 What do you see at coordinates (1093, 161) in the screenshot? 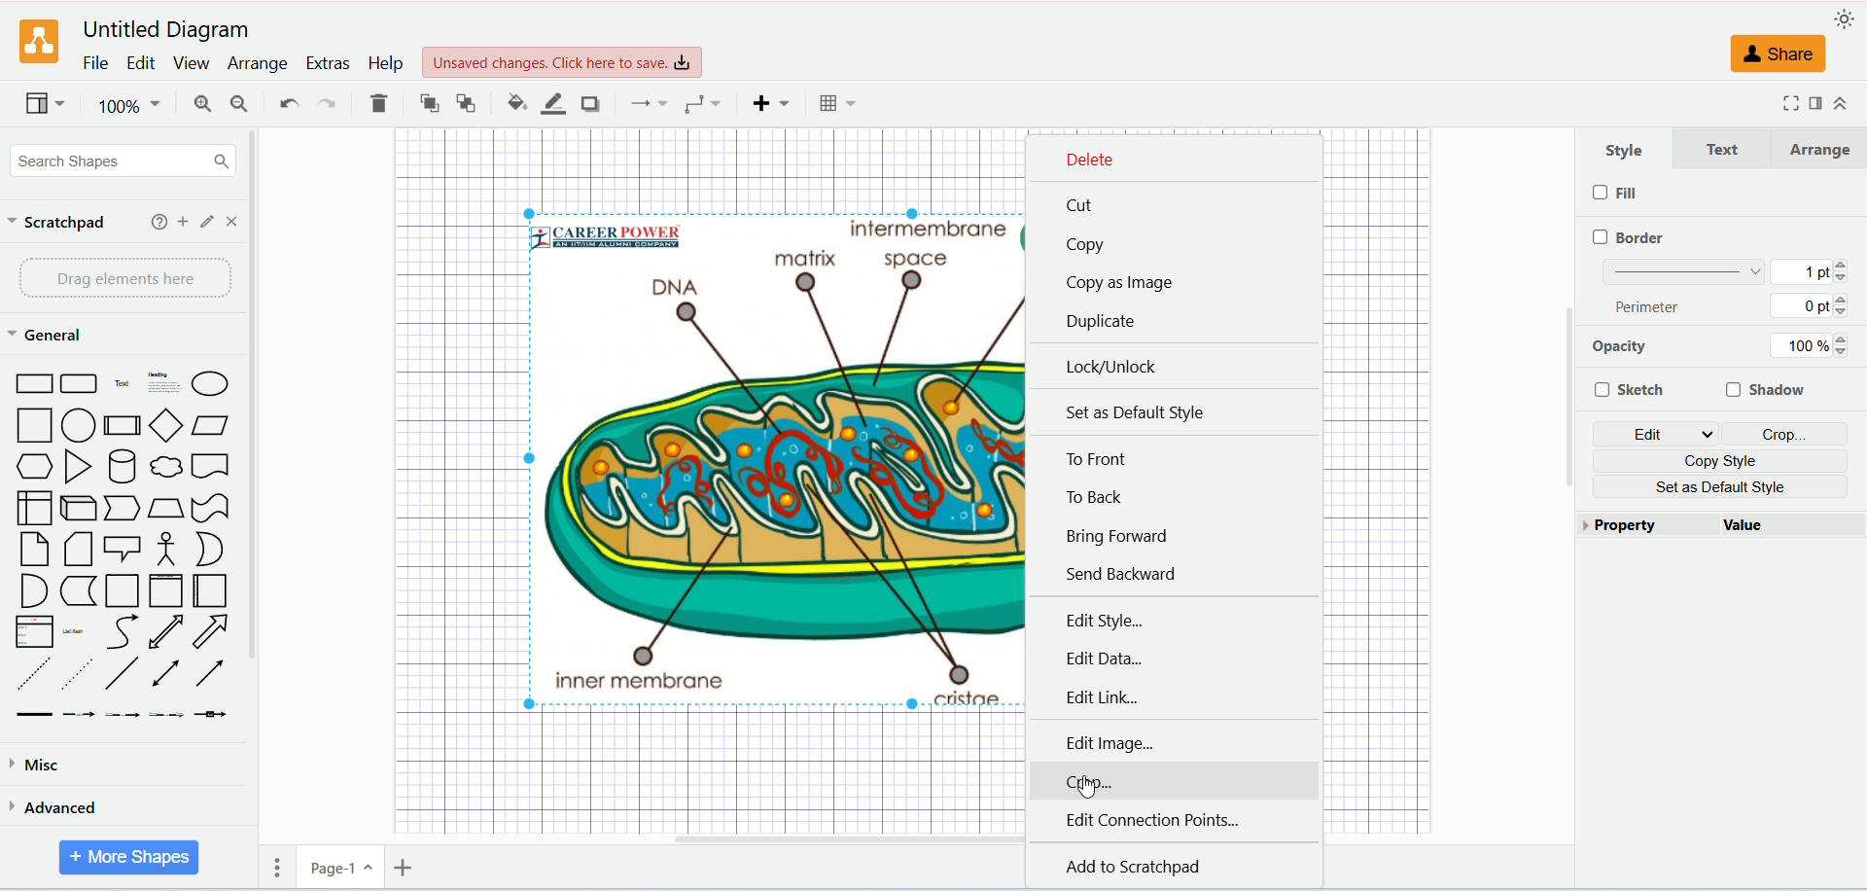
I see `delete` at bounding box center [1093, 161].